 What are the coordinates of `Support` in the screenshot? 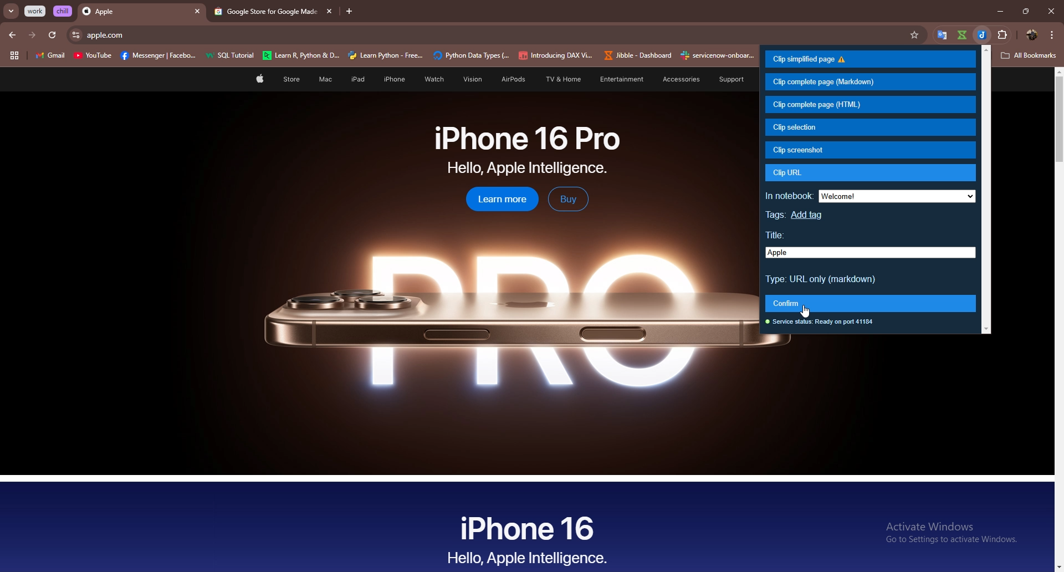 It's located at (727, 79).